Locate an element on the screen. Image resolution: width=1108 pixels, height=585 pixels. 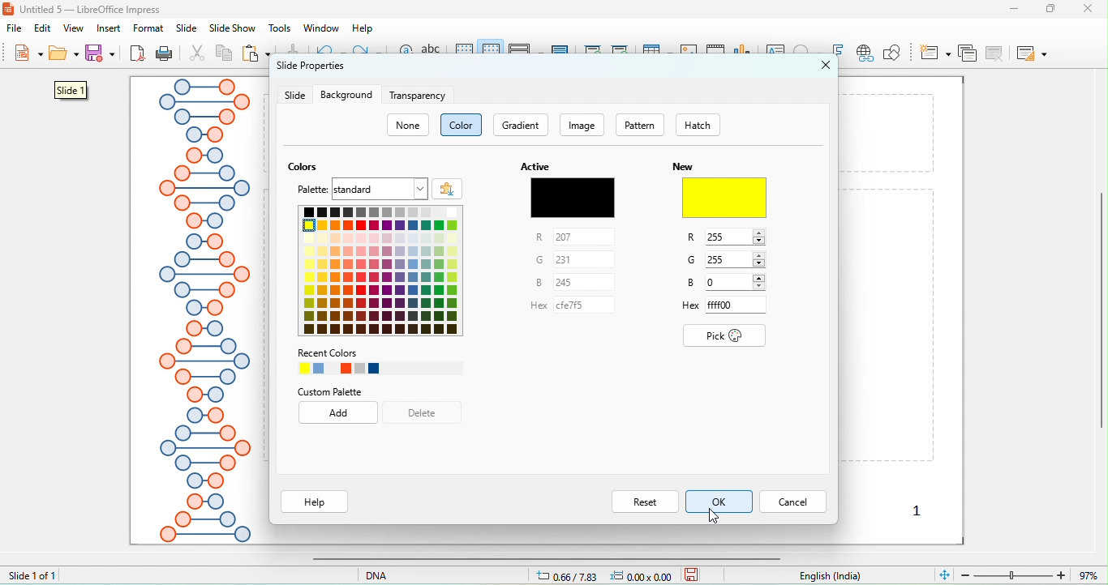
print is located at coordinates (164, 54).